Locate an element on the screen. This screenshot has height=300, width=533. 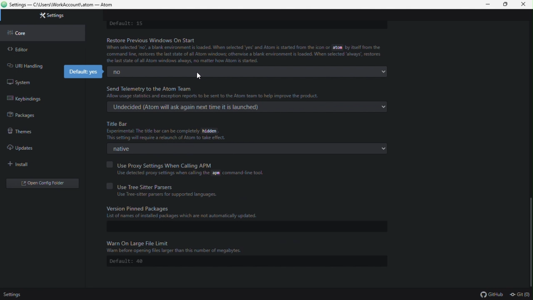
Settings - C:\users\work\account\atom - Atom is located at coordinates (67, 5).